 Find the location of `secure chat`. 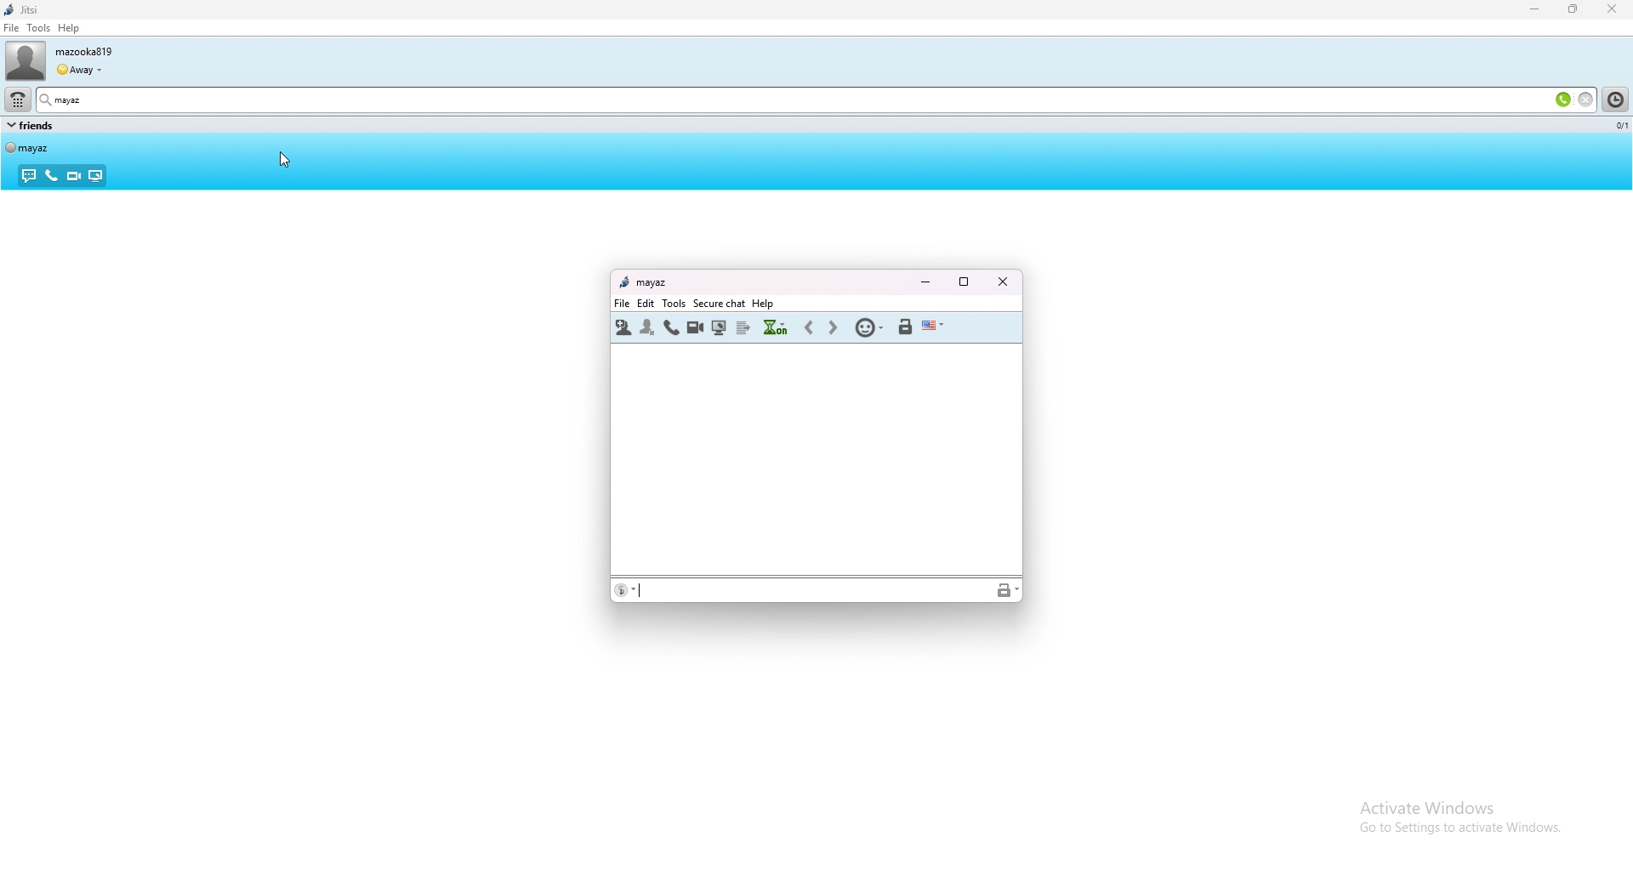

secure chat is located at coordinates (720, 303).